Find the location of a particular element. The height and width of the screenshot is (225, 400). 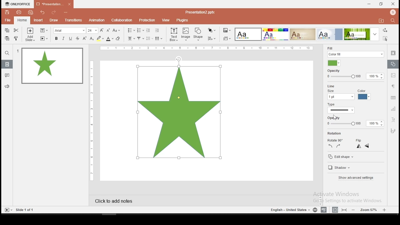

fil type is located at coordinates (356, 52).